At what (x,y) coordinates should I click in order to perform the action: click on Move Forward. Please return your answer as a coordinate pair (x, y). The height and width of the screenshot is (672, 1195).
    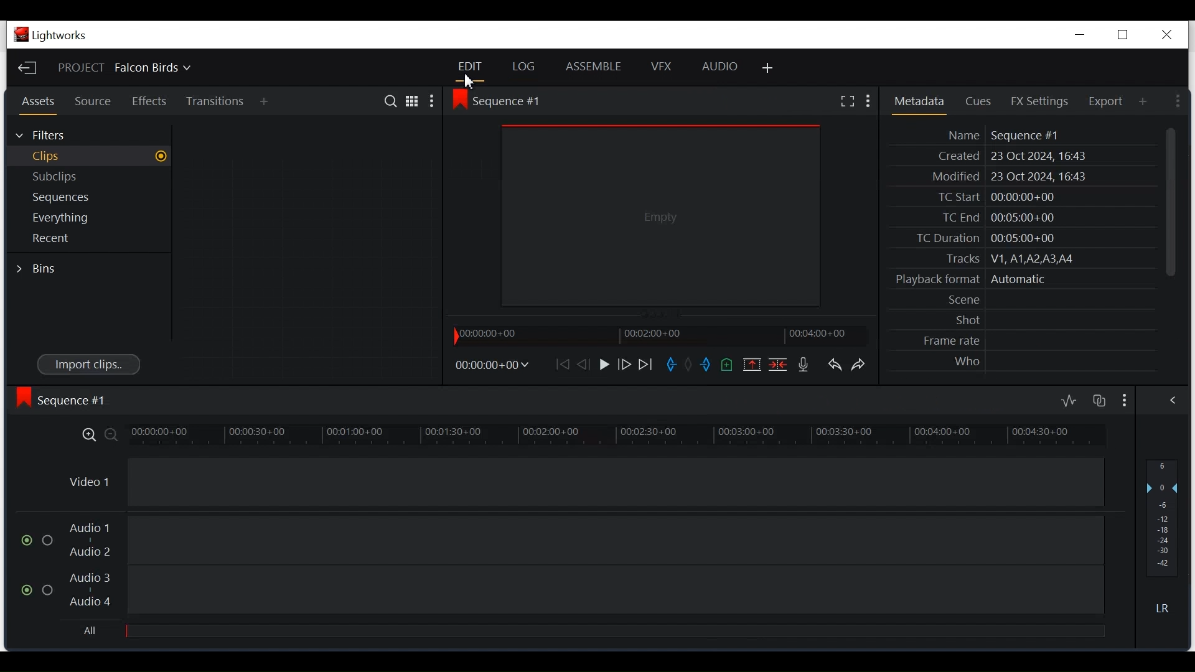
    Looking at the image, I should click on (649, 363).